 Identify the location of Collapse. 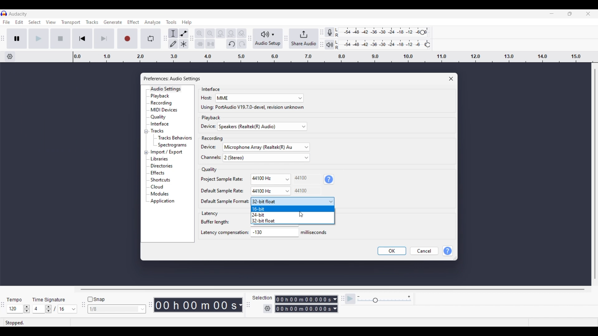
(146, 132).